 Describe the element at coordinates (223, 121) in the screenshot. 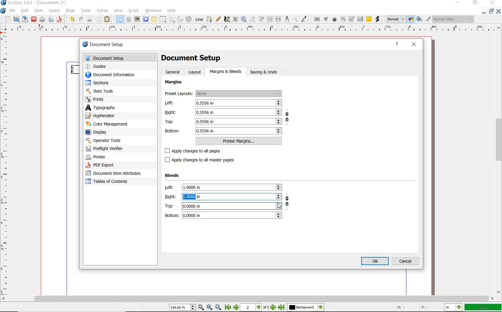

I see `Top` at that location.